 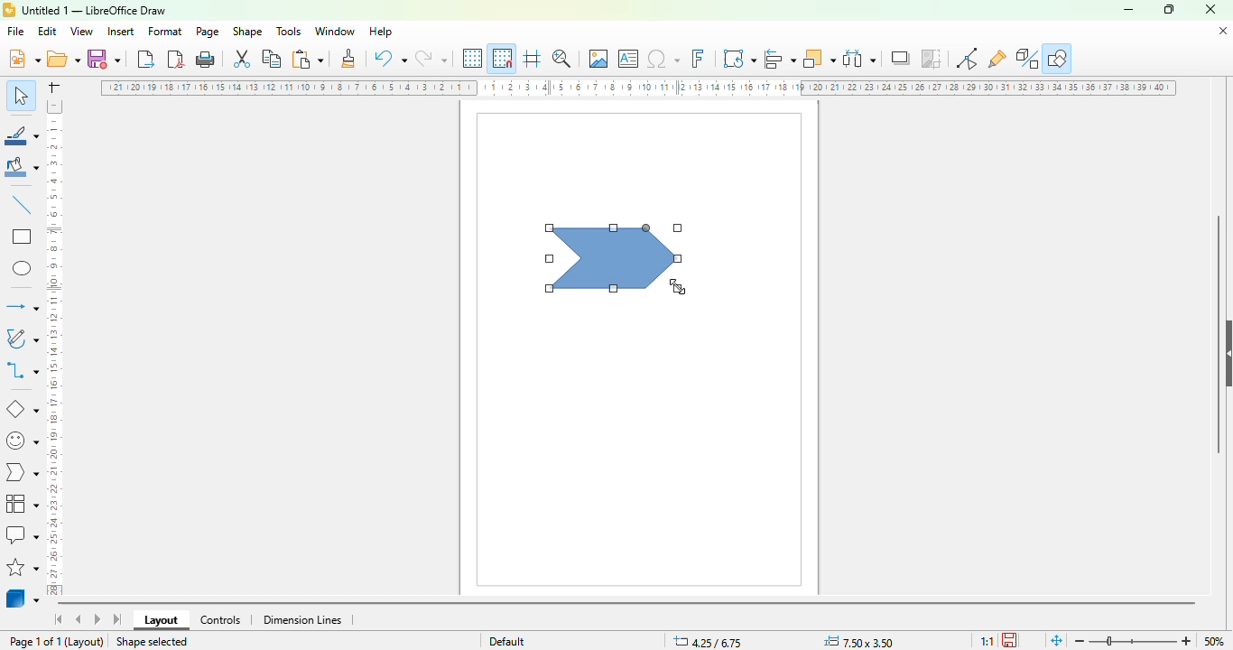 I want to click on ruler, so click(x=53, y=348).